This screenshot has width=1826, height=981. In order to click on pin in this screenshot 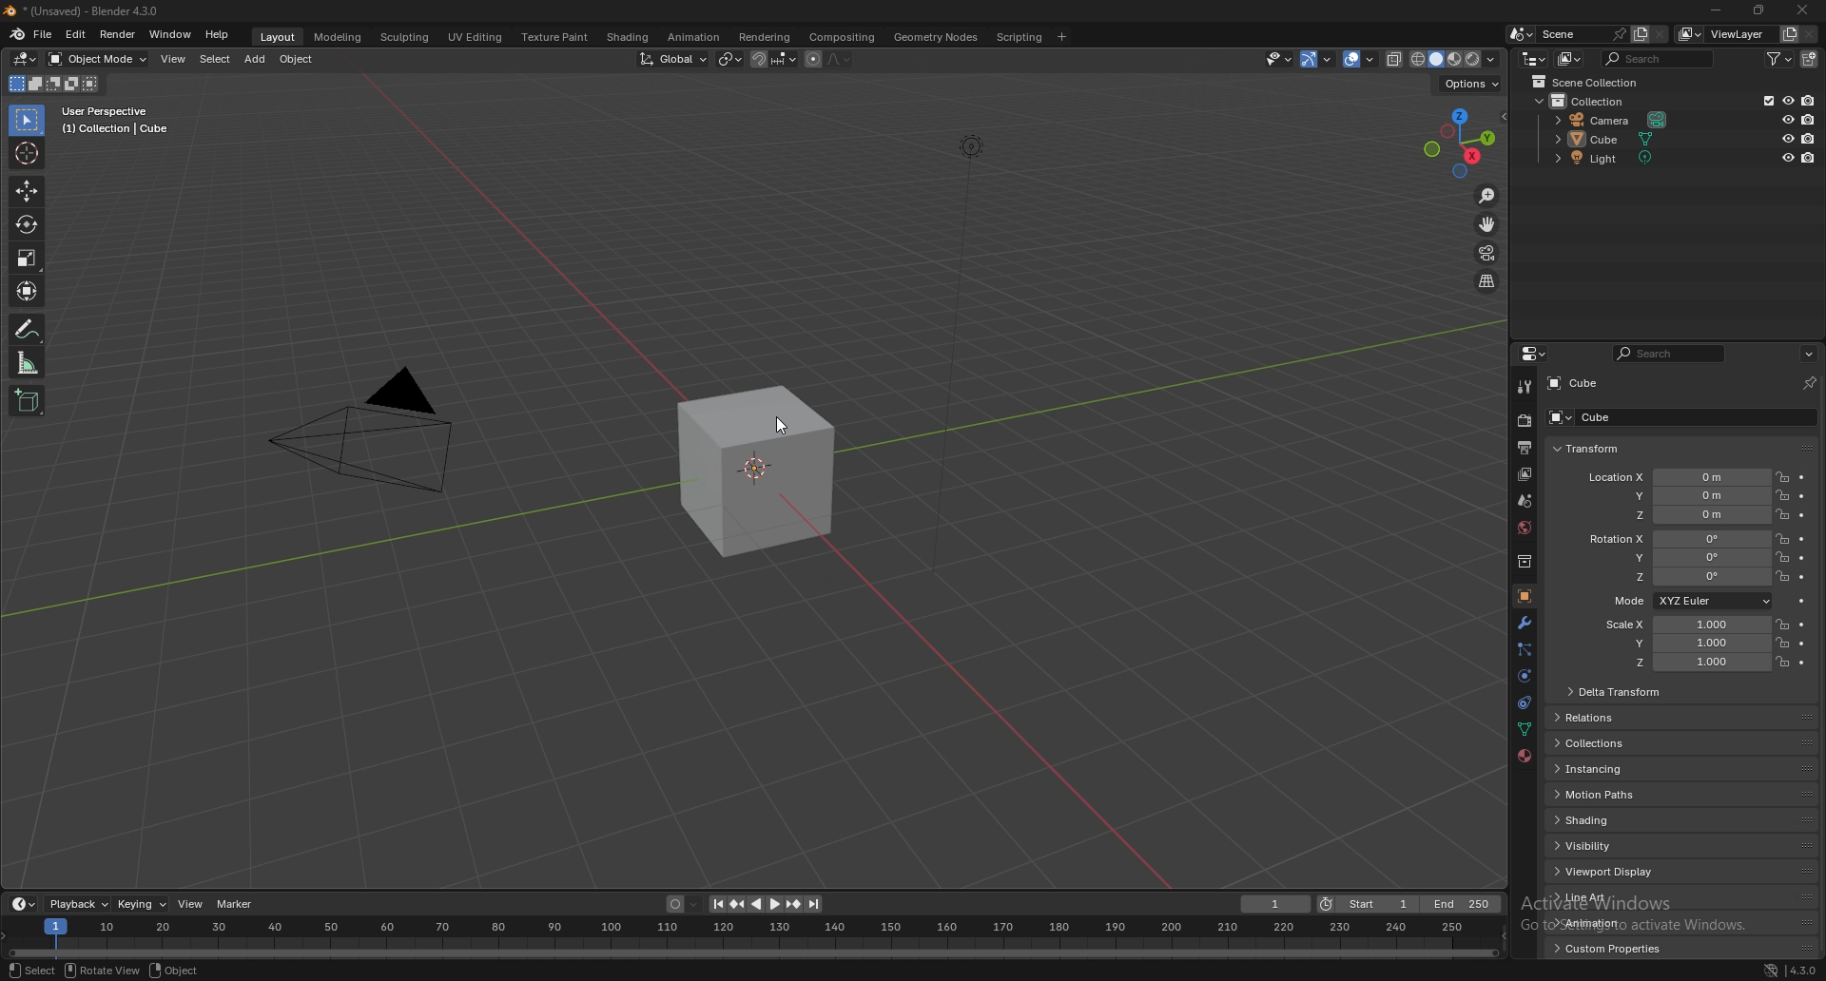, I will do `click(1810, 383)`.